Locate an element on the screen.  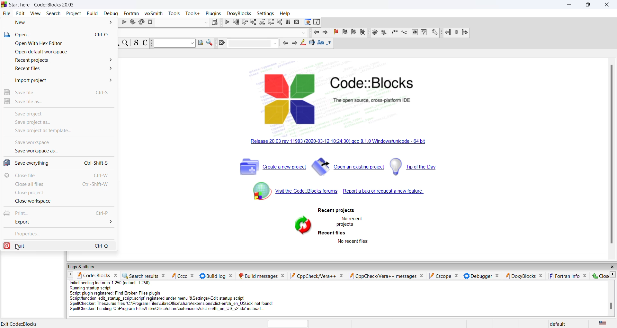
toggle comments is located at coordinates (145, 43).